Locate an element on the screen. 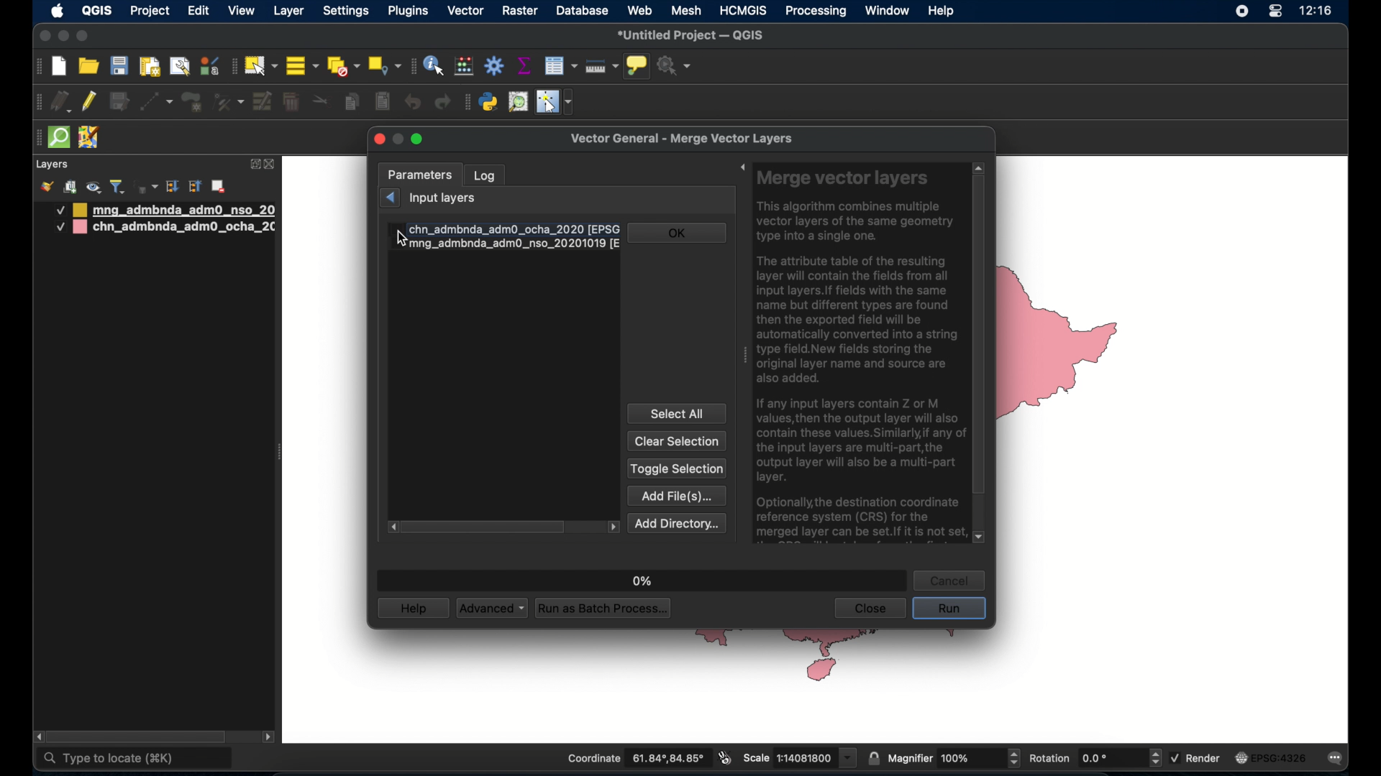  messages is located at coordinates (1338, 759).